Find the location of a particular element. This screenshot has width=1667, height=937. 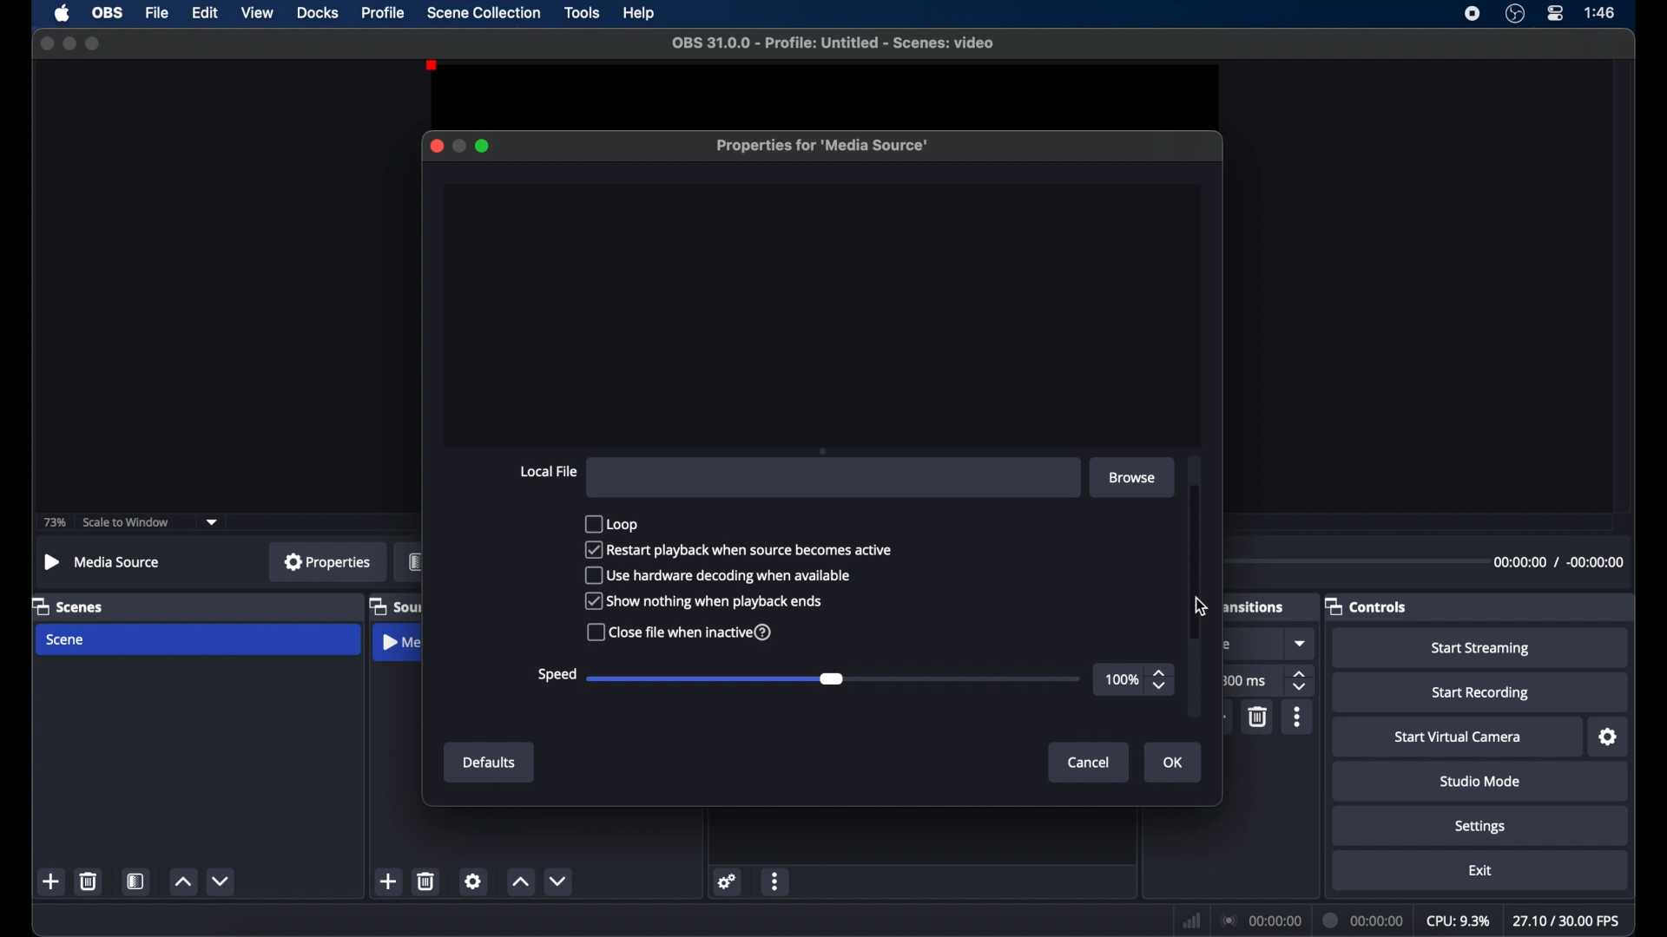

300 ms is located at coordinates (1243, 680).